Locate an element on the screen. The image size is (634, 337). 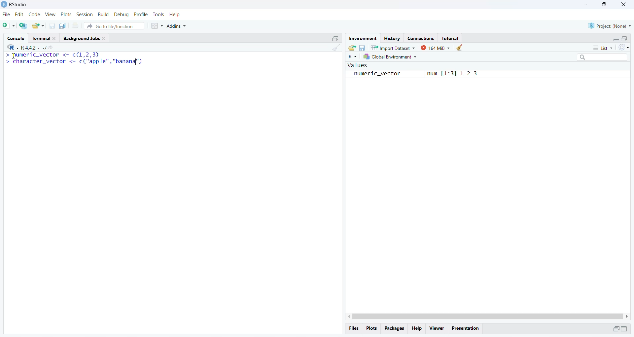
Viewer is located at coordinates (437, 328).